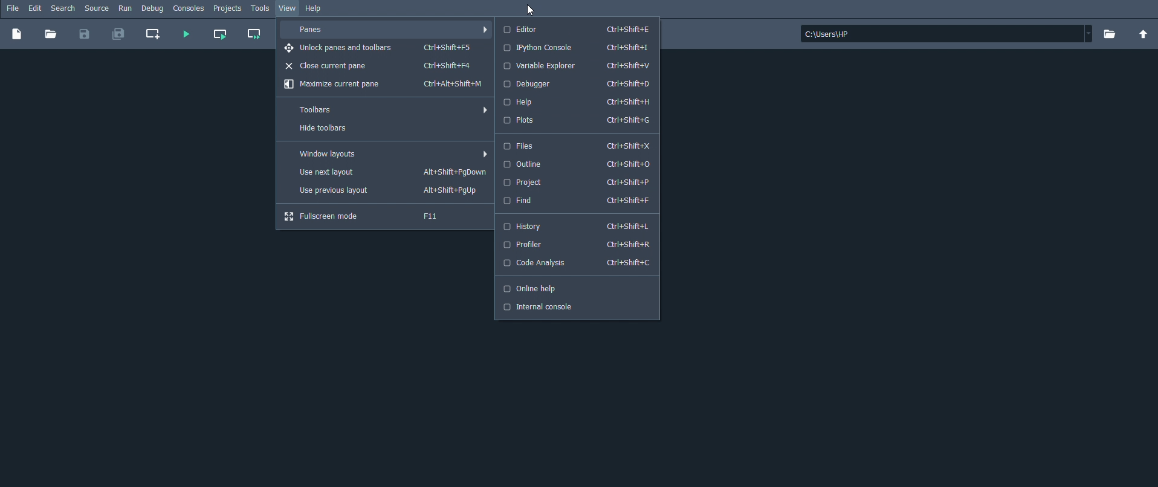 This screenshot has height=487, width=1158. Describe the element at coordinates (531, 10) in the screenshot. I see `Cursor` at that location.